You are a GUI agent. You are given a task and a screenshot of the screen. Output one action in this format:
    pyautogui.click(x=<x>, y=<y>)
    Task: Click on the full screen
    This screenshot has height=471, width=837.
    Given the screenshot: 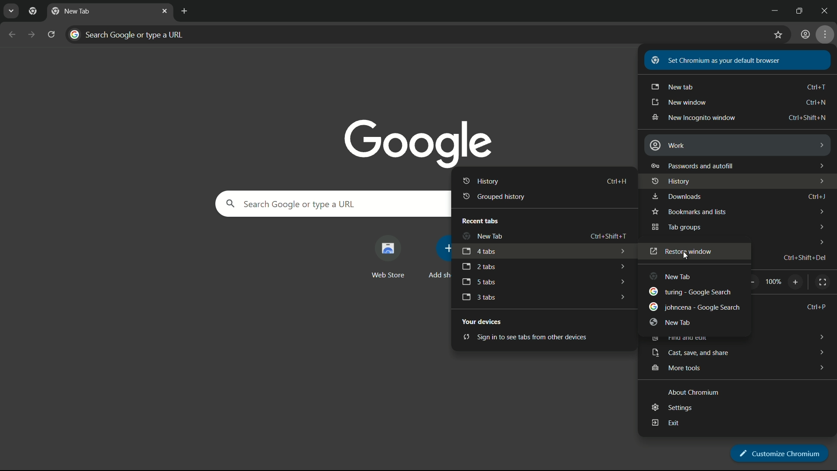 What is the action you would take?
    pyautogui.click(x=822, y=282)
    